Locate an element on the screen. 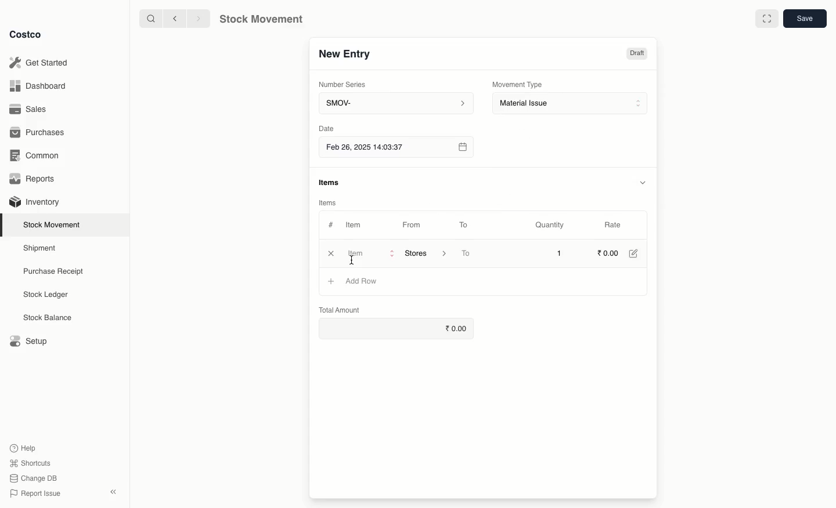  Add Row is located at coordinates (361, 281).